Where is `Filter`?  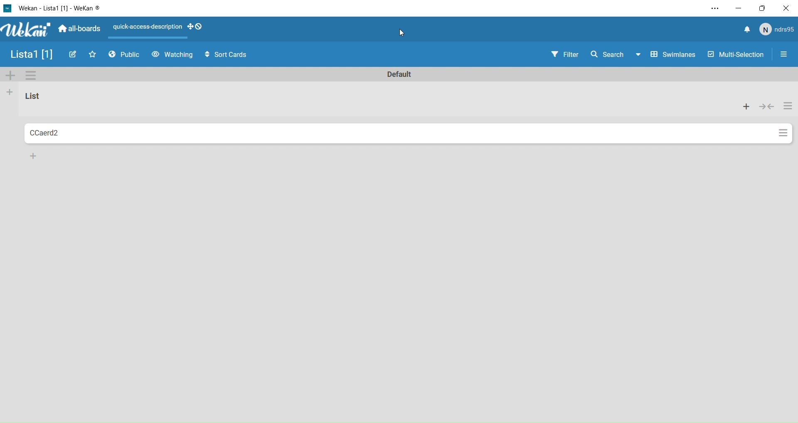
Filter is located at coordinates (559, 55).